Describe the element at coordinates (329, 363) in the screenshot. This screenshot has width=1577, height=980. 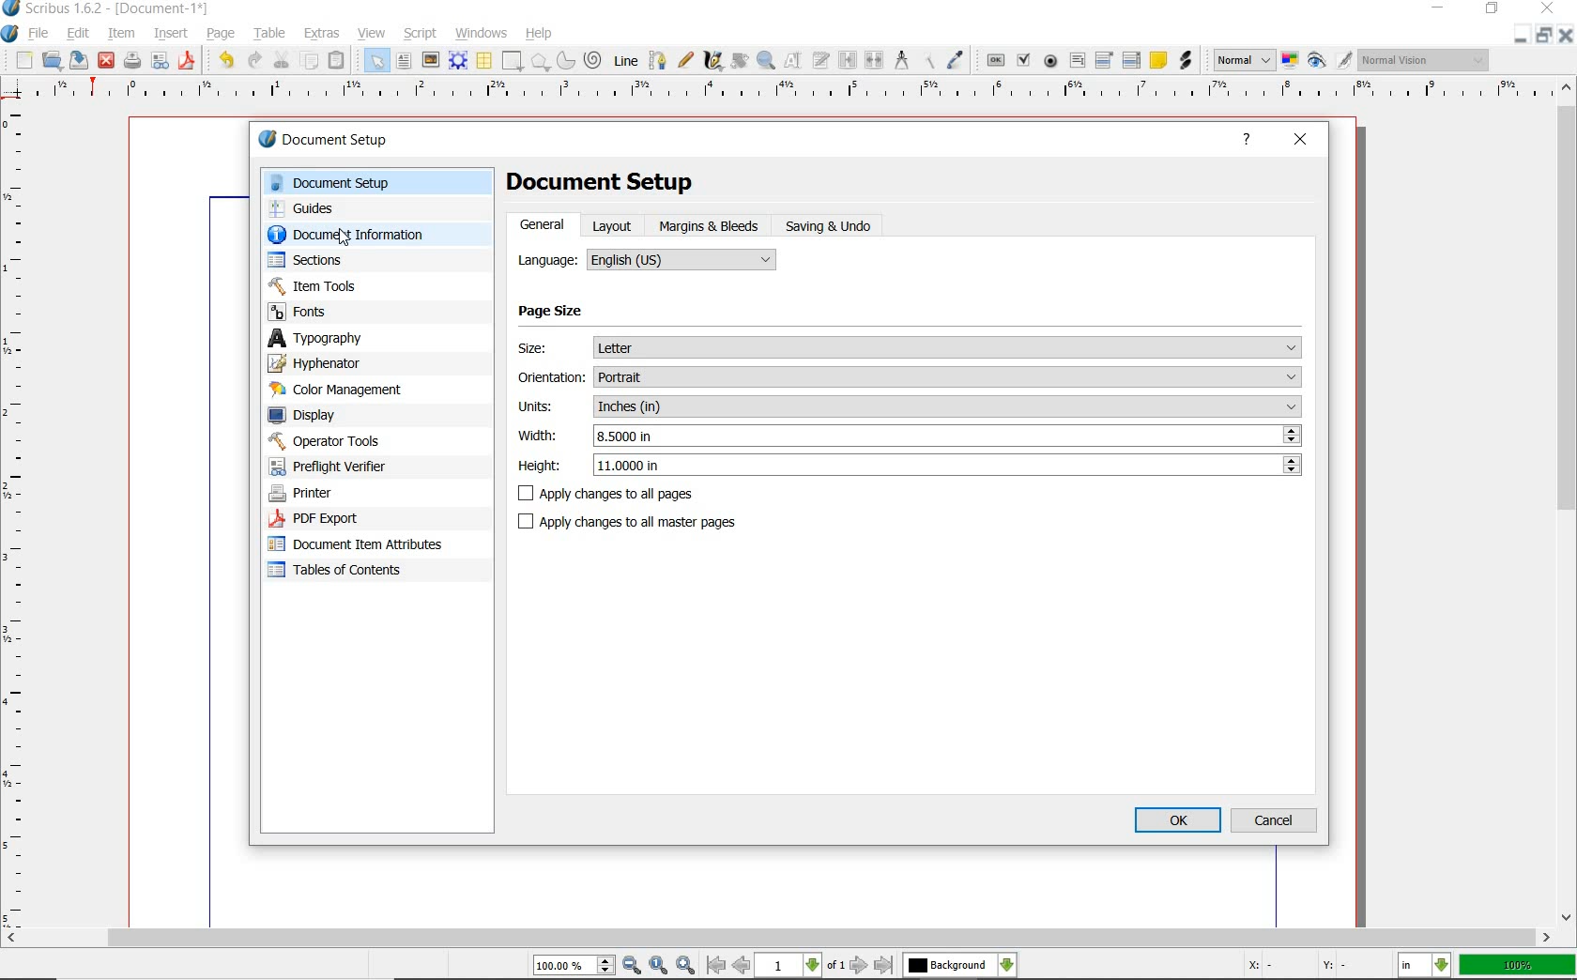
I see `hypenator` at that location.